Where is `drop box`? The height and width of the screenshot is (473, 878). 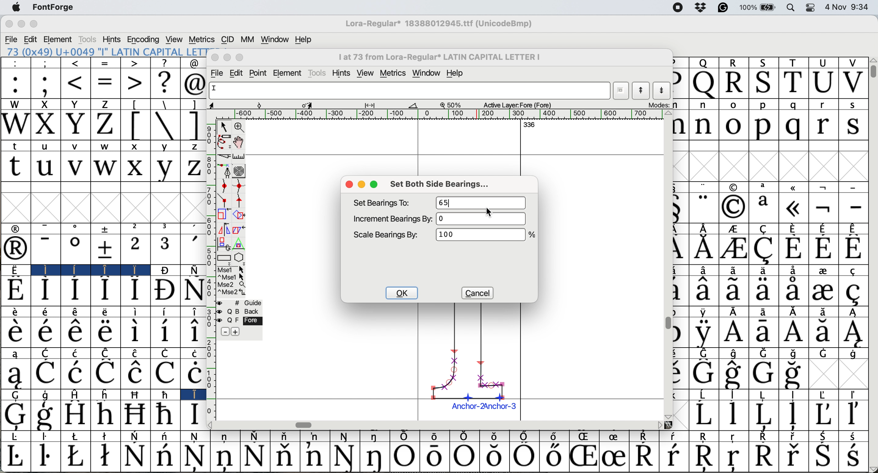
drop box is located at coordinates (701, 8).